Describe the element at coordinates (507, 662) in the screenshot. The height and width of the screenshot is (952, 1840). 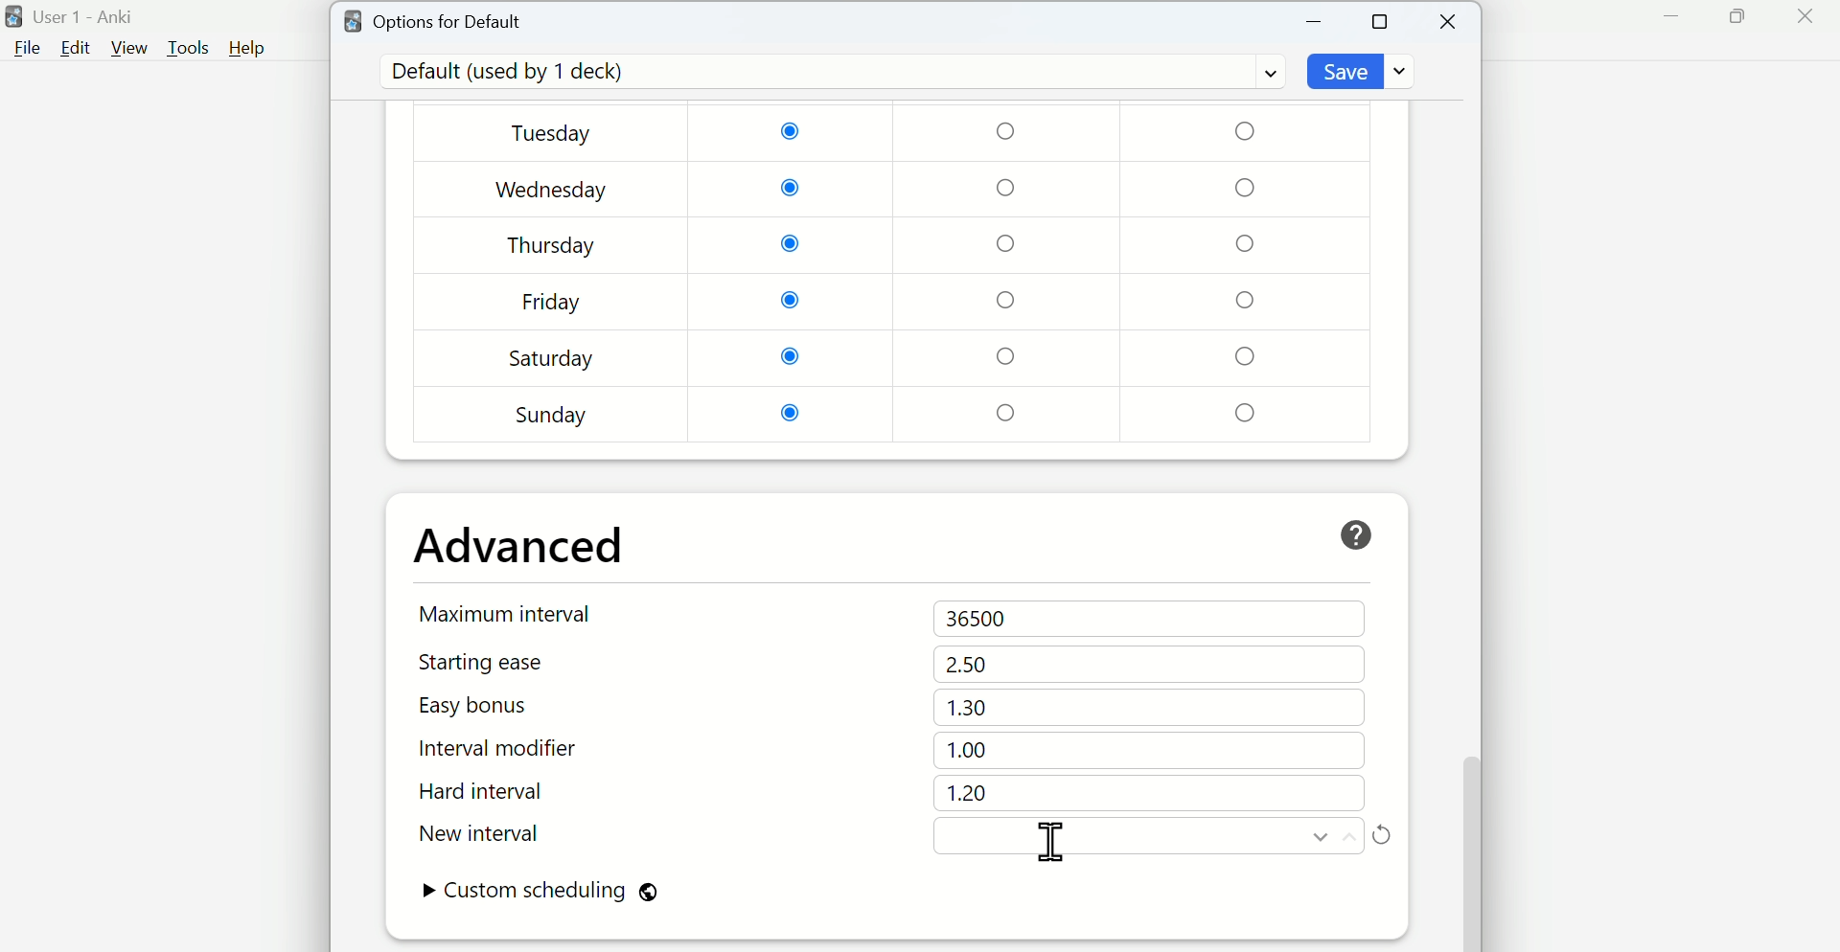
I see `Starting ease` at that location.